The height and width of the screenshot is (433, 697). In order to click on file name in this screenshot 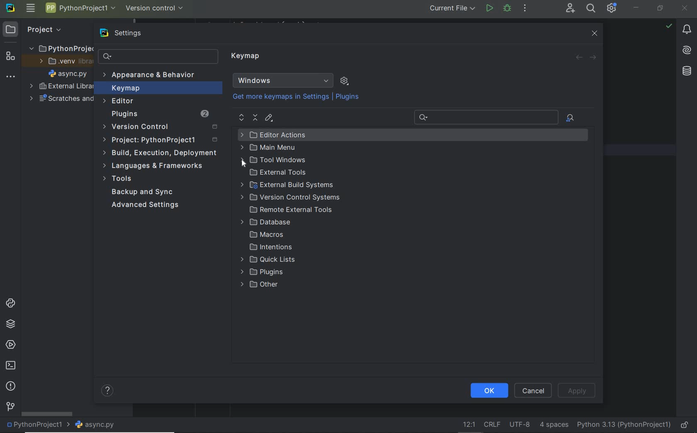, I will do `click(68, 73)`.